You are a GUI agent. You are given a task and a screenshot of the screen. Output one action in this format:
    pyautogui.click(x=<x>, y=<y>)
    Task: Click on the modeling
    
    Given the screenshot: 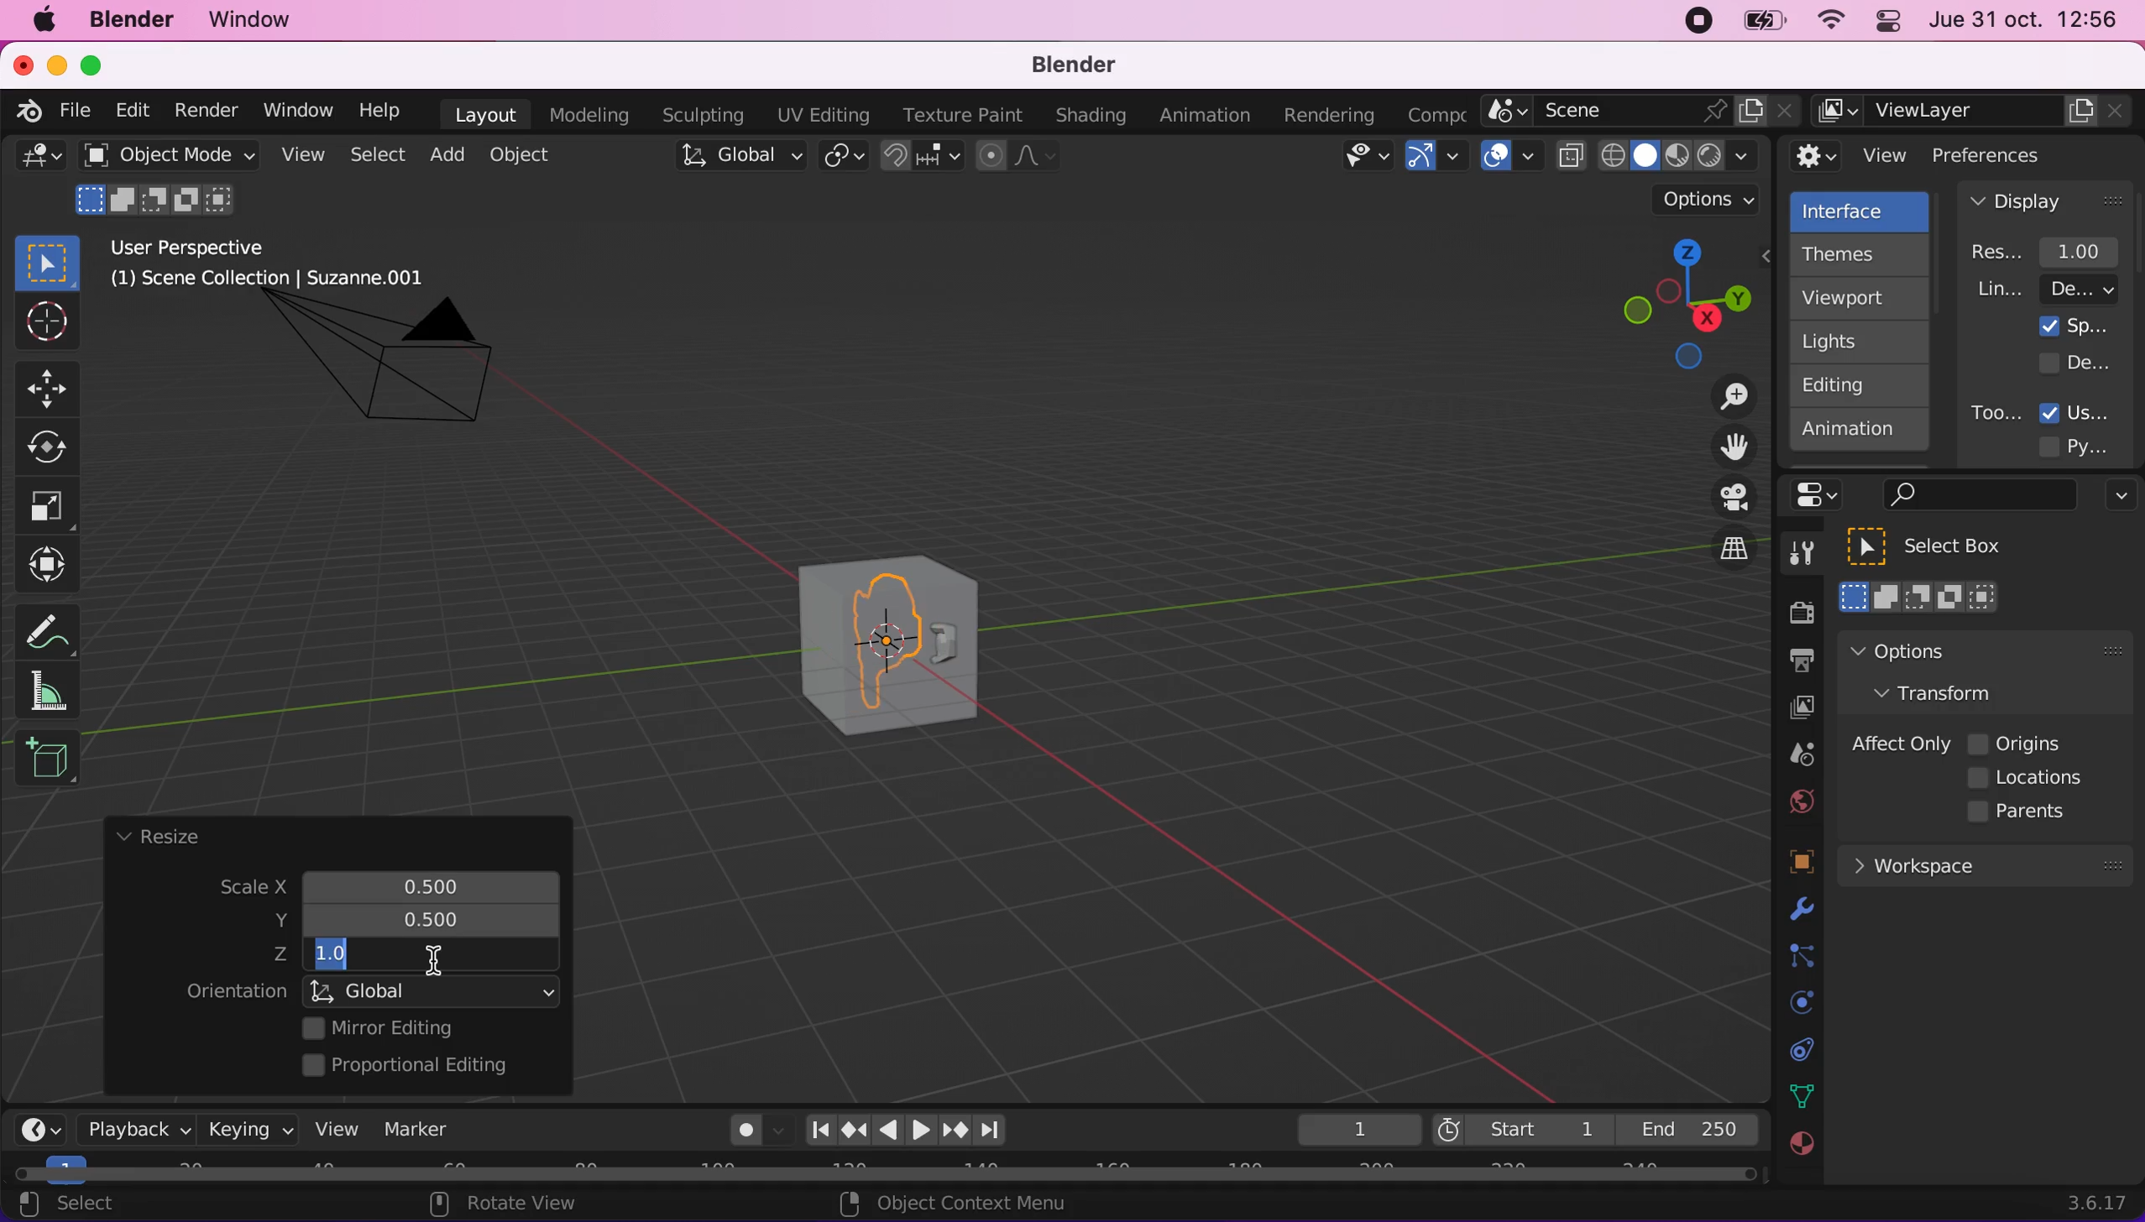 What is the action you would take?
    pyautogui.click(x=586, y=116)
    